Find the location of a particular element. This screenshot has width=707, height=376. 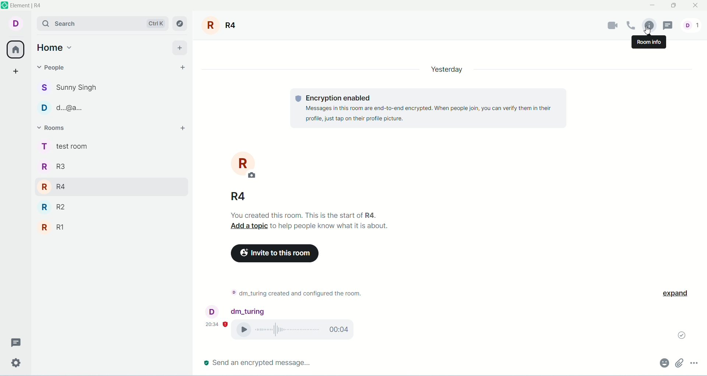

invite to room is located at coordinates (275, 253).